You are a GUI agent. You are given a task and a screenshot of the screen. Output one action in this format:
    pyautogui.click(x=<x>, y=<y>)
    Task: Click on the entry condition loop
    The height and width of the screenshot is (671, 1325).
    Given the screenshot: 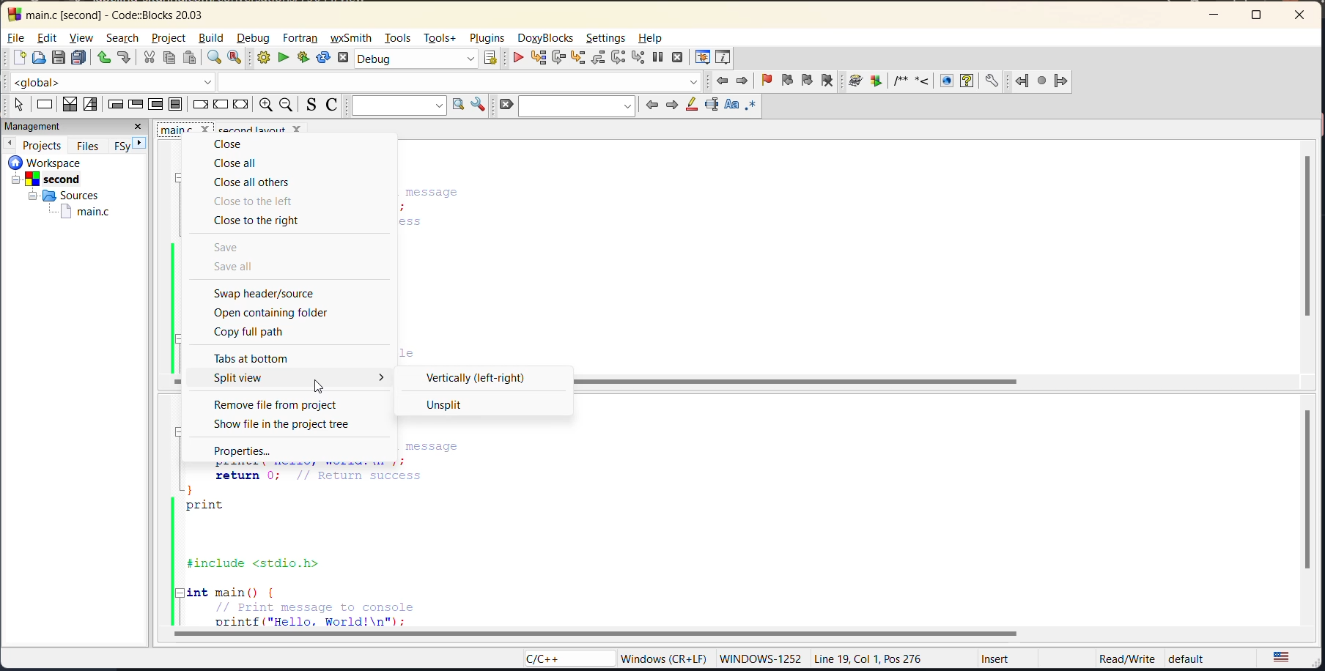 What is the action you would take?
    pyautogui.click(x=115, y=104)
    